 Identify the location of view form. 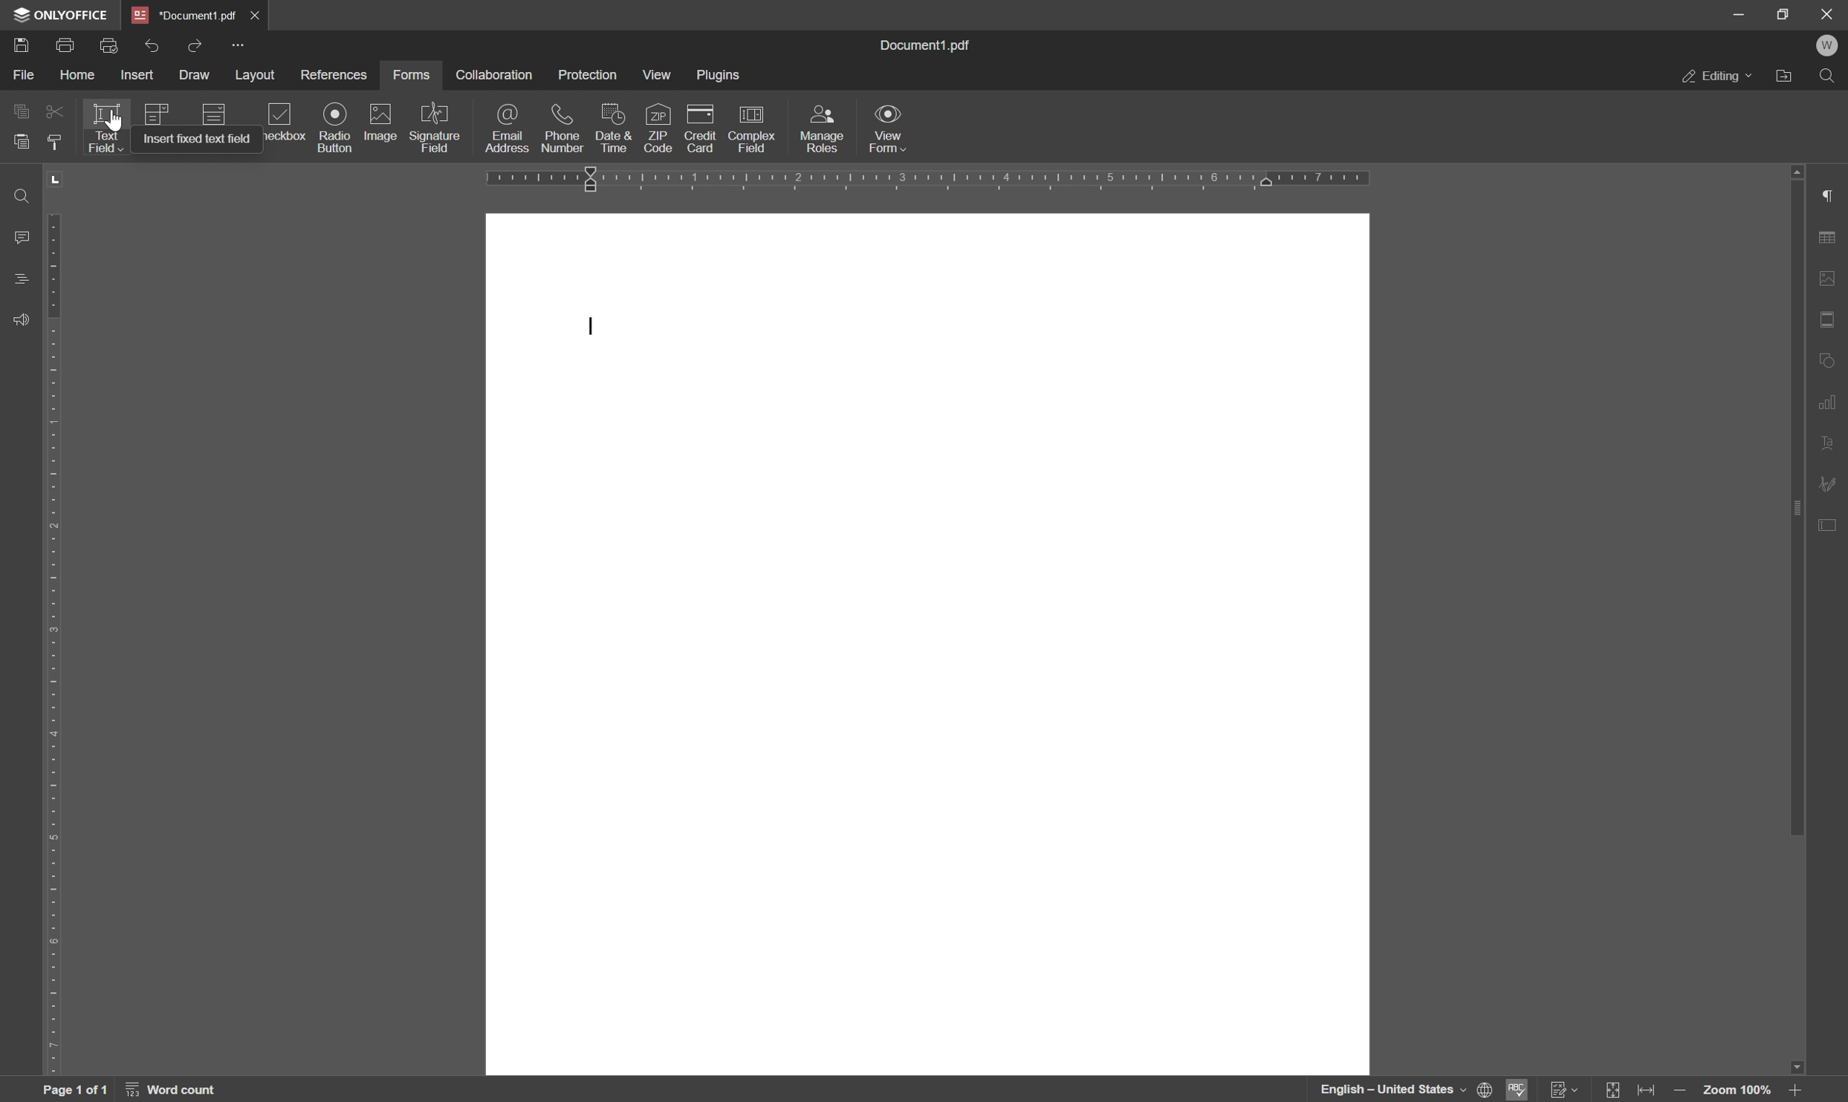
(889, 130).